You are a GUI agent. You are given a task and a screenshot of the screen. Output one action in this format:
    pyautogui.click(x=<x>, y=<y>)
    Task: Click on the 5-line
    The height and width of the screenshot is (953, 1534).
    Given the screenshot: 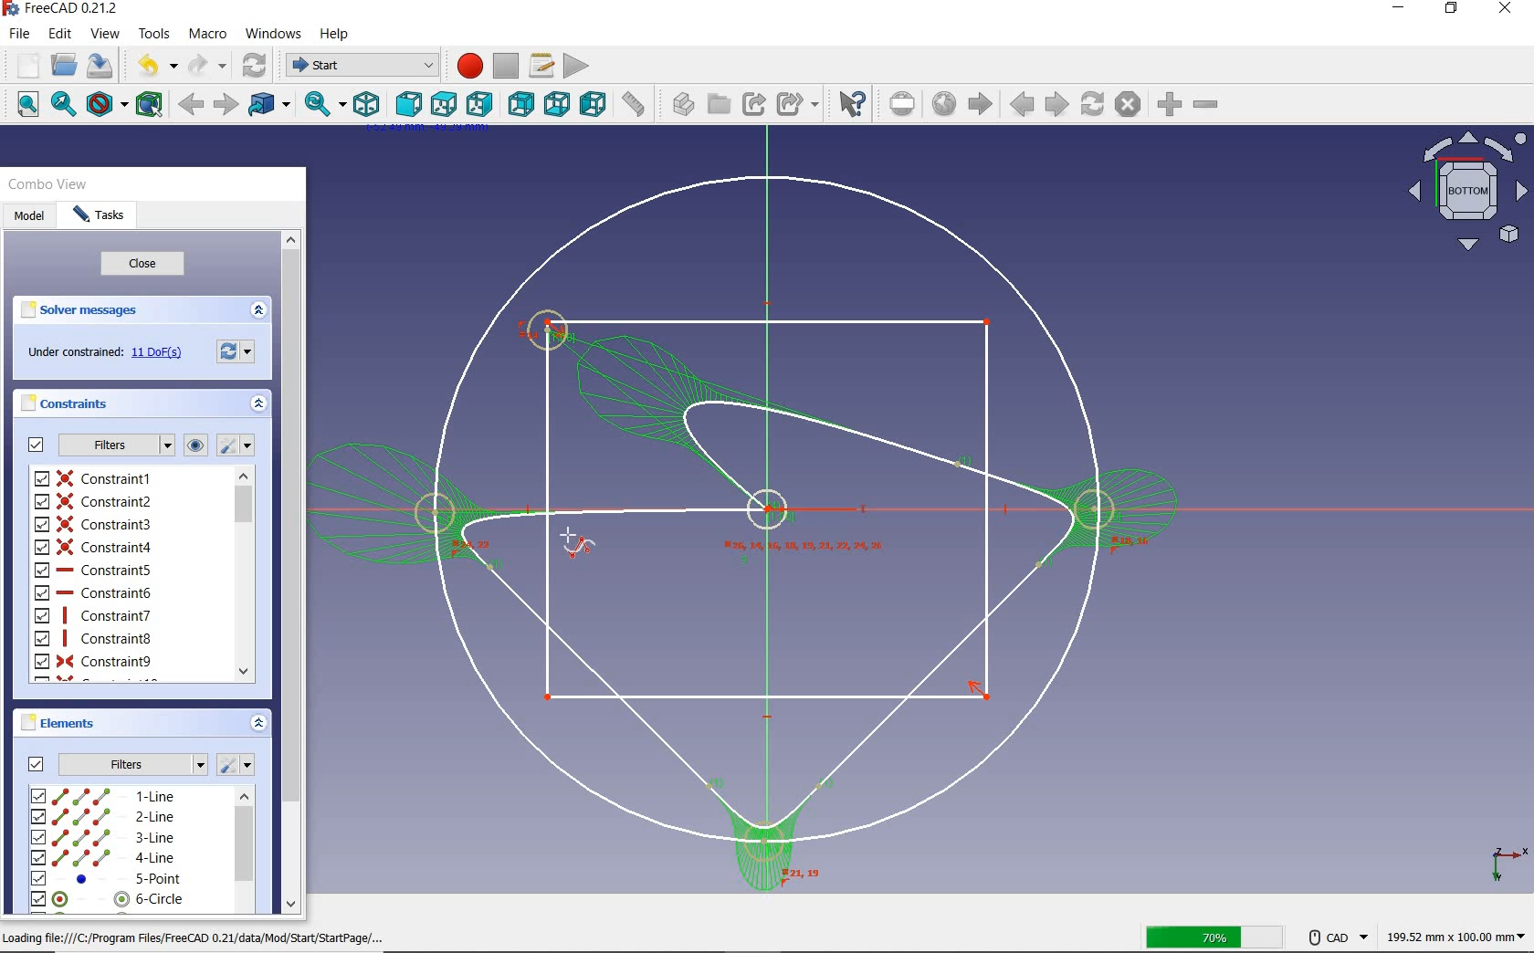 What is the action you would take?
    pyautogui.click(x=108, y=879)
    